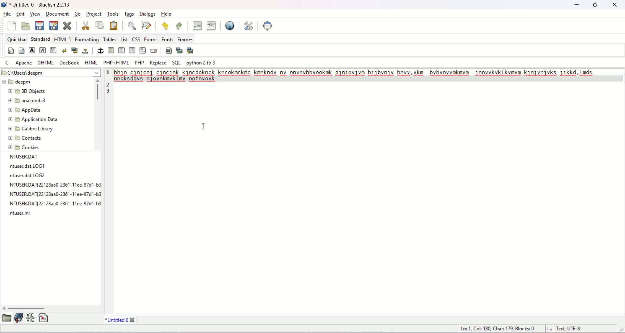 Image resolution: width=625 pixels, height=333 pixels. Describe the element at coordinates (99, 26) in the screenshot. I see `copy` at that location.